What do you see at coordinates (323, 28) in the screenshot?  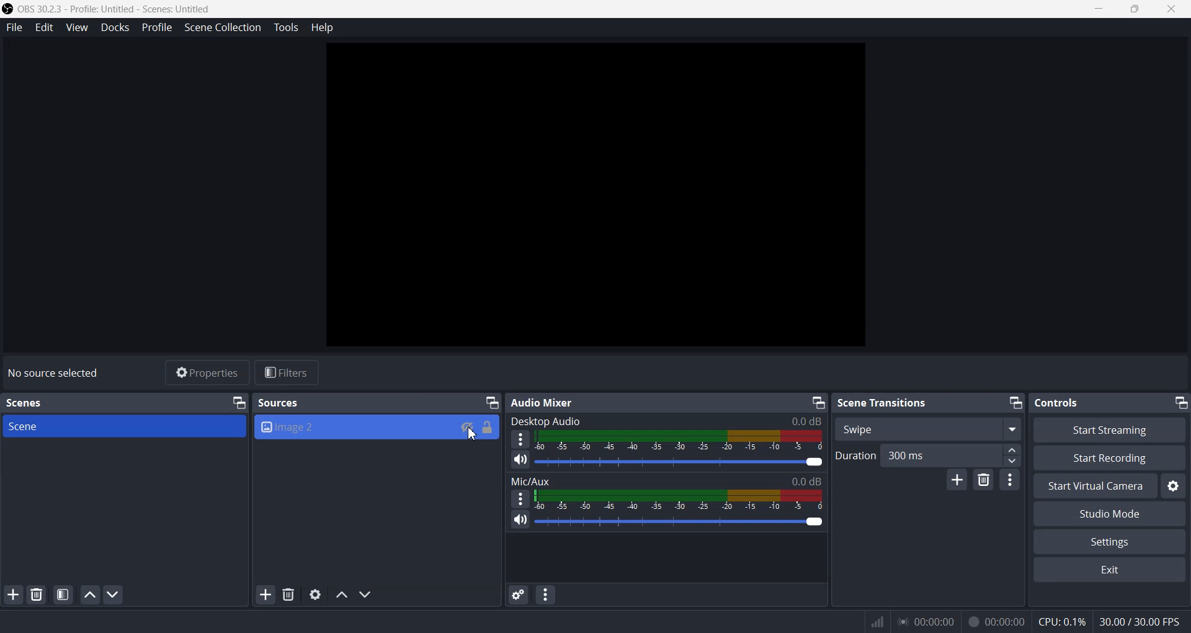 I see `Help` at bounding box center [323, 28].